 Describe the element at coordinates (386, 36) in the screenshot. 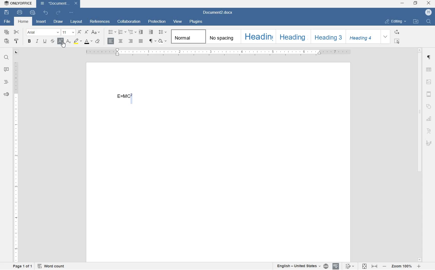

I see `expand formatting style` at that location.